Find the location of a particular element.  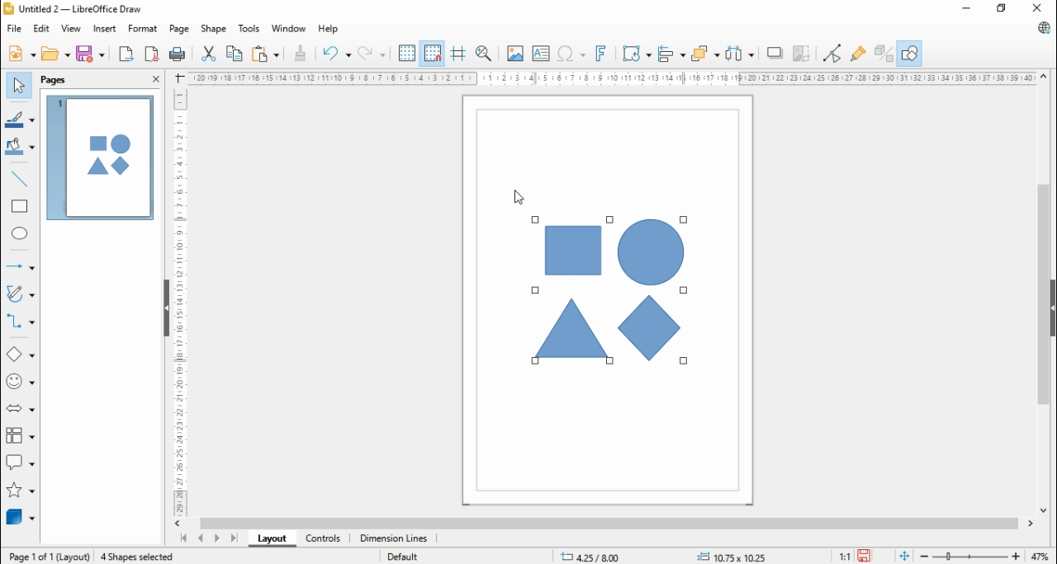

page 1of 1 layout is located at coordinates (48, 555).